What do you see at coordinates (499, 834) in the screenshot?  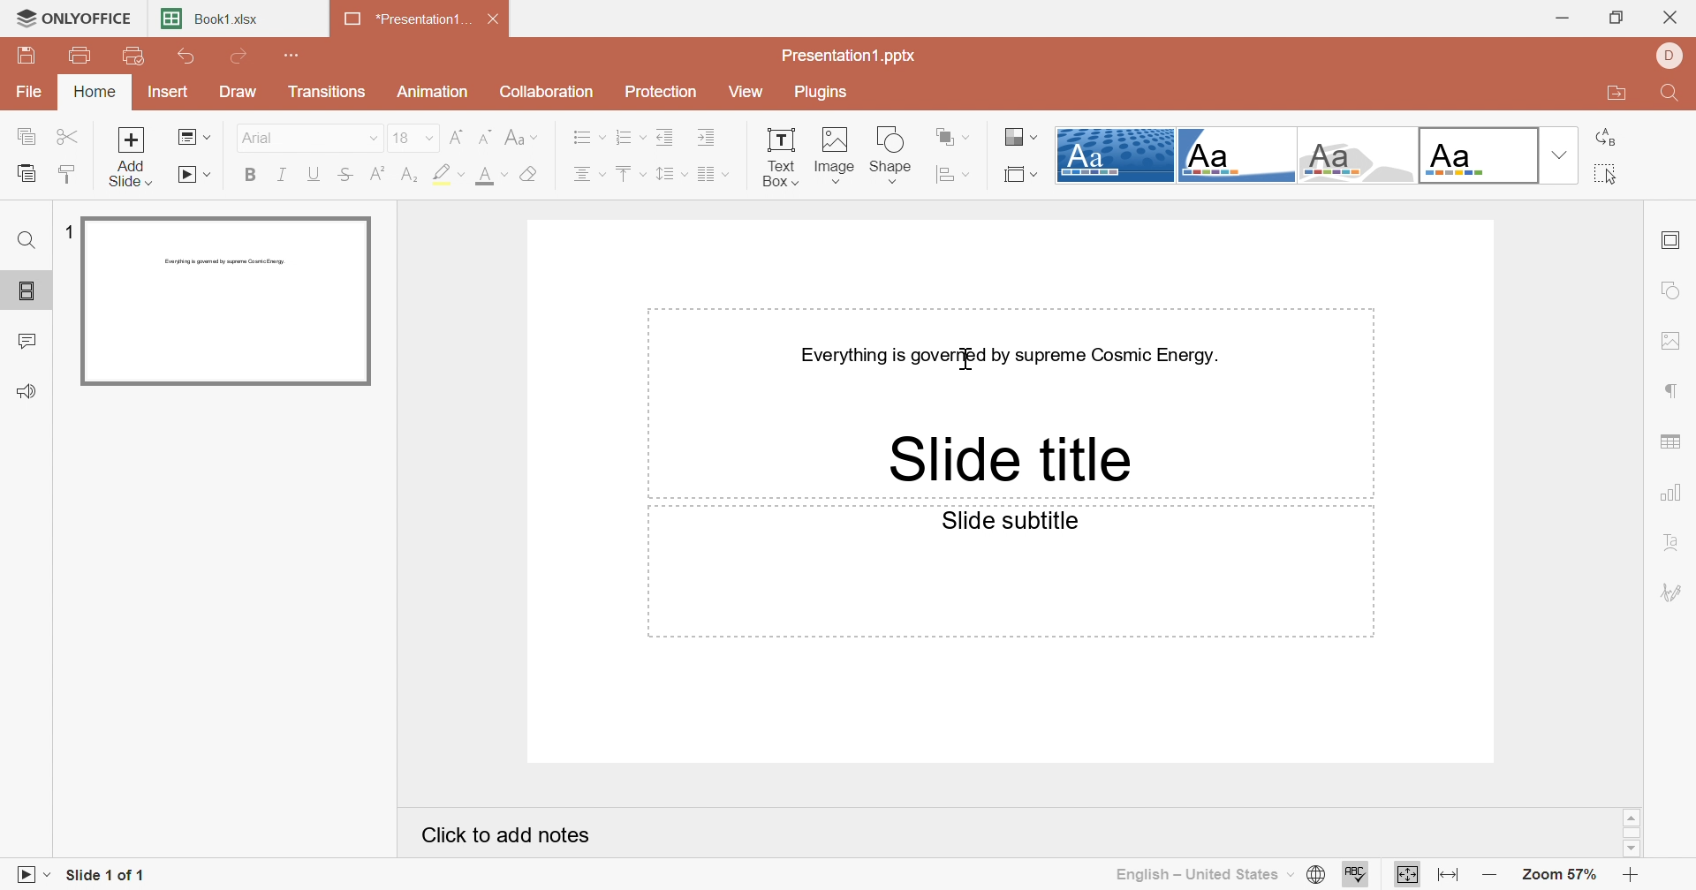 I see `Click to add notes` at bounding box center [499, 834].